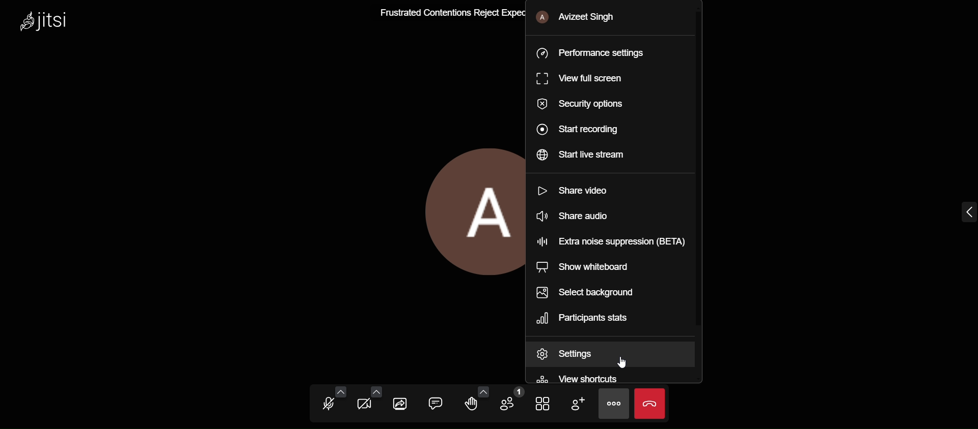  I want to click on participants, so click(510, 399).